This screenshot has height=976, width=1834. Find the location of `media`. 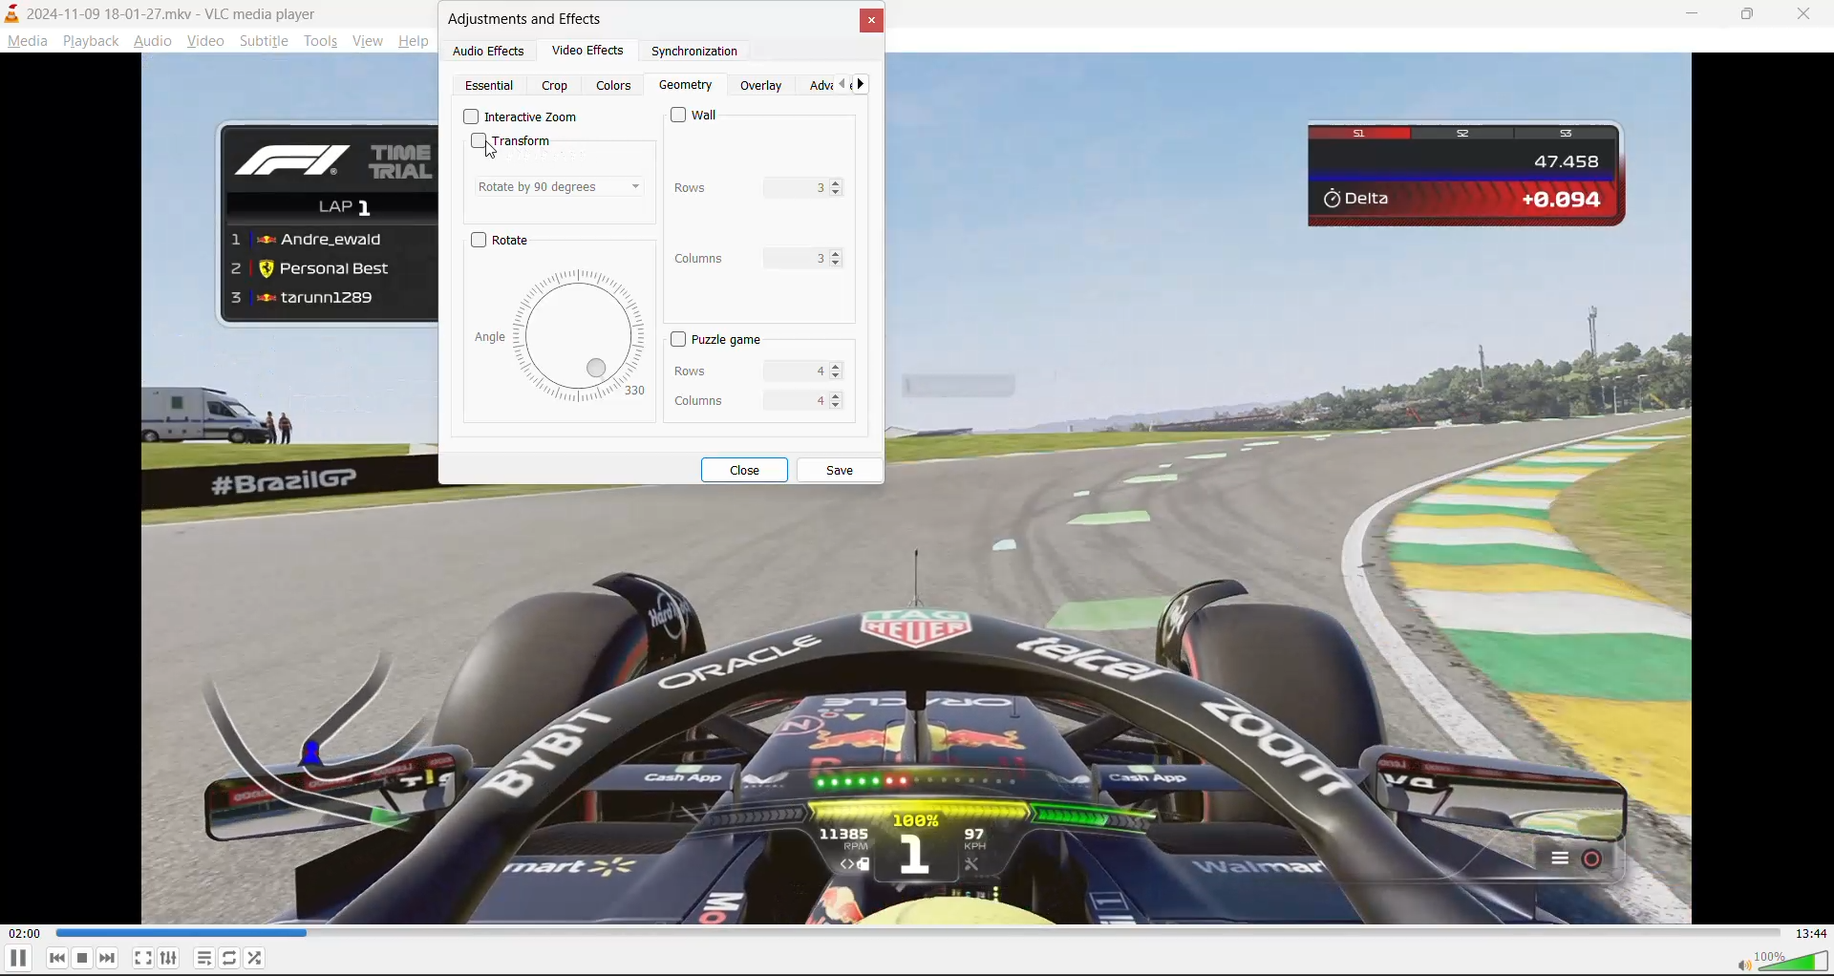

media is located at coordinates (29, 43).